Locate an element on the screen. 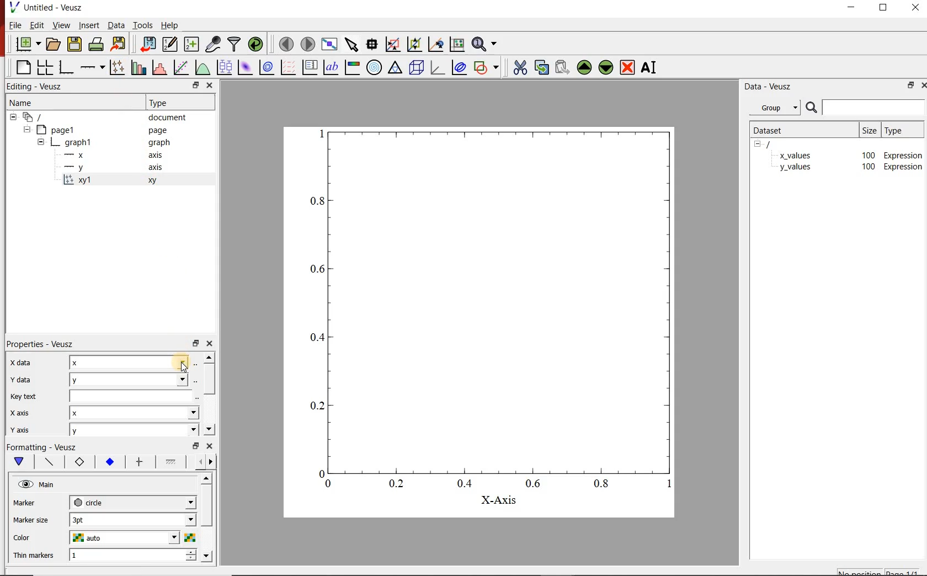 The height and width of the screenshot is (576, 927). Marker size is located at coordinates (30, 521).